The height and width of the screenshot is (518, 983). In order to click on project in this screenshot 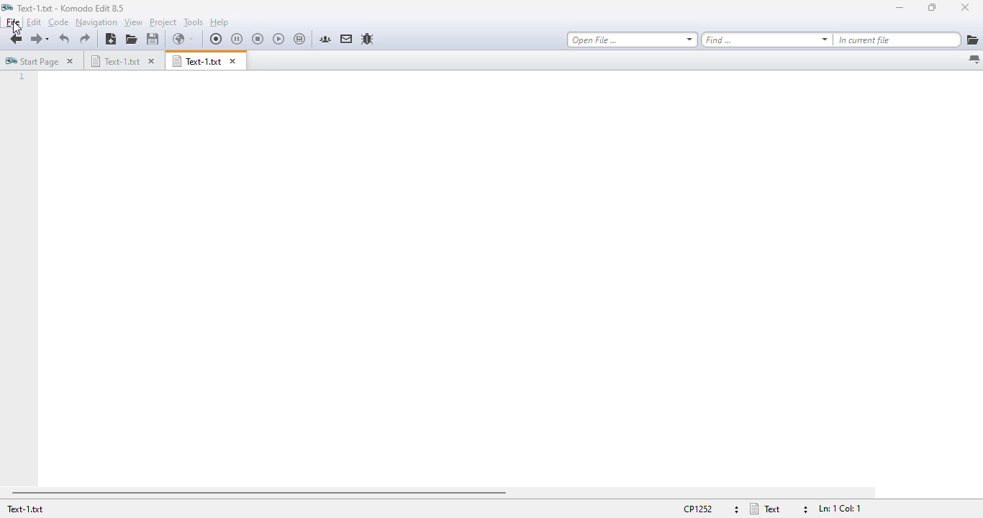, I will do `click(163, 22)`.